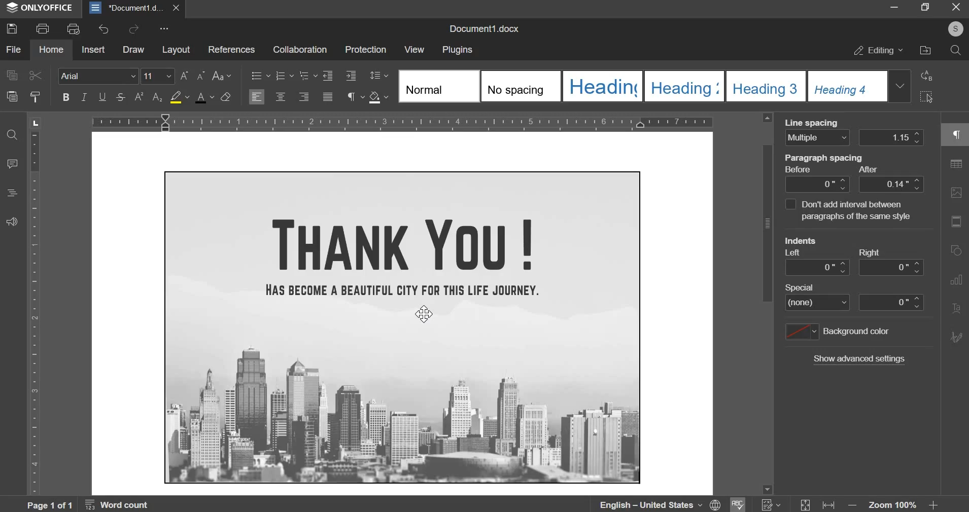  I want to click on Heading 4, so click(846, 86).